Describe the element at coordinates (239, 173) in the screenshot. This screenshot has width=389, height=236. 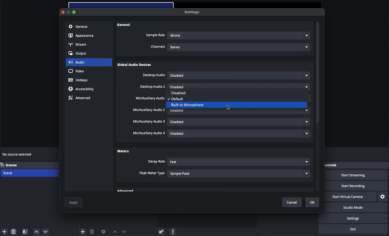
I see `Sample Peak` at that location.